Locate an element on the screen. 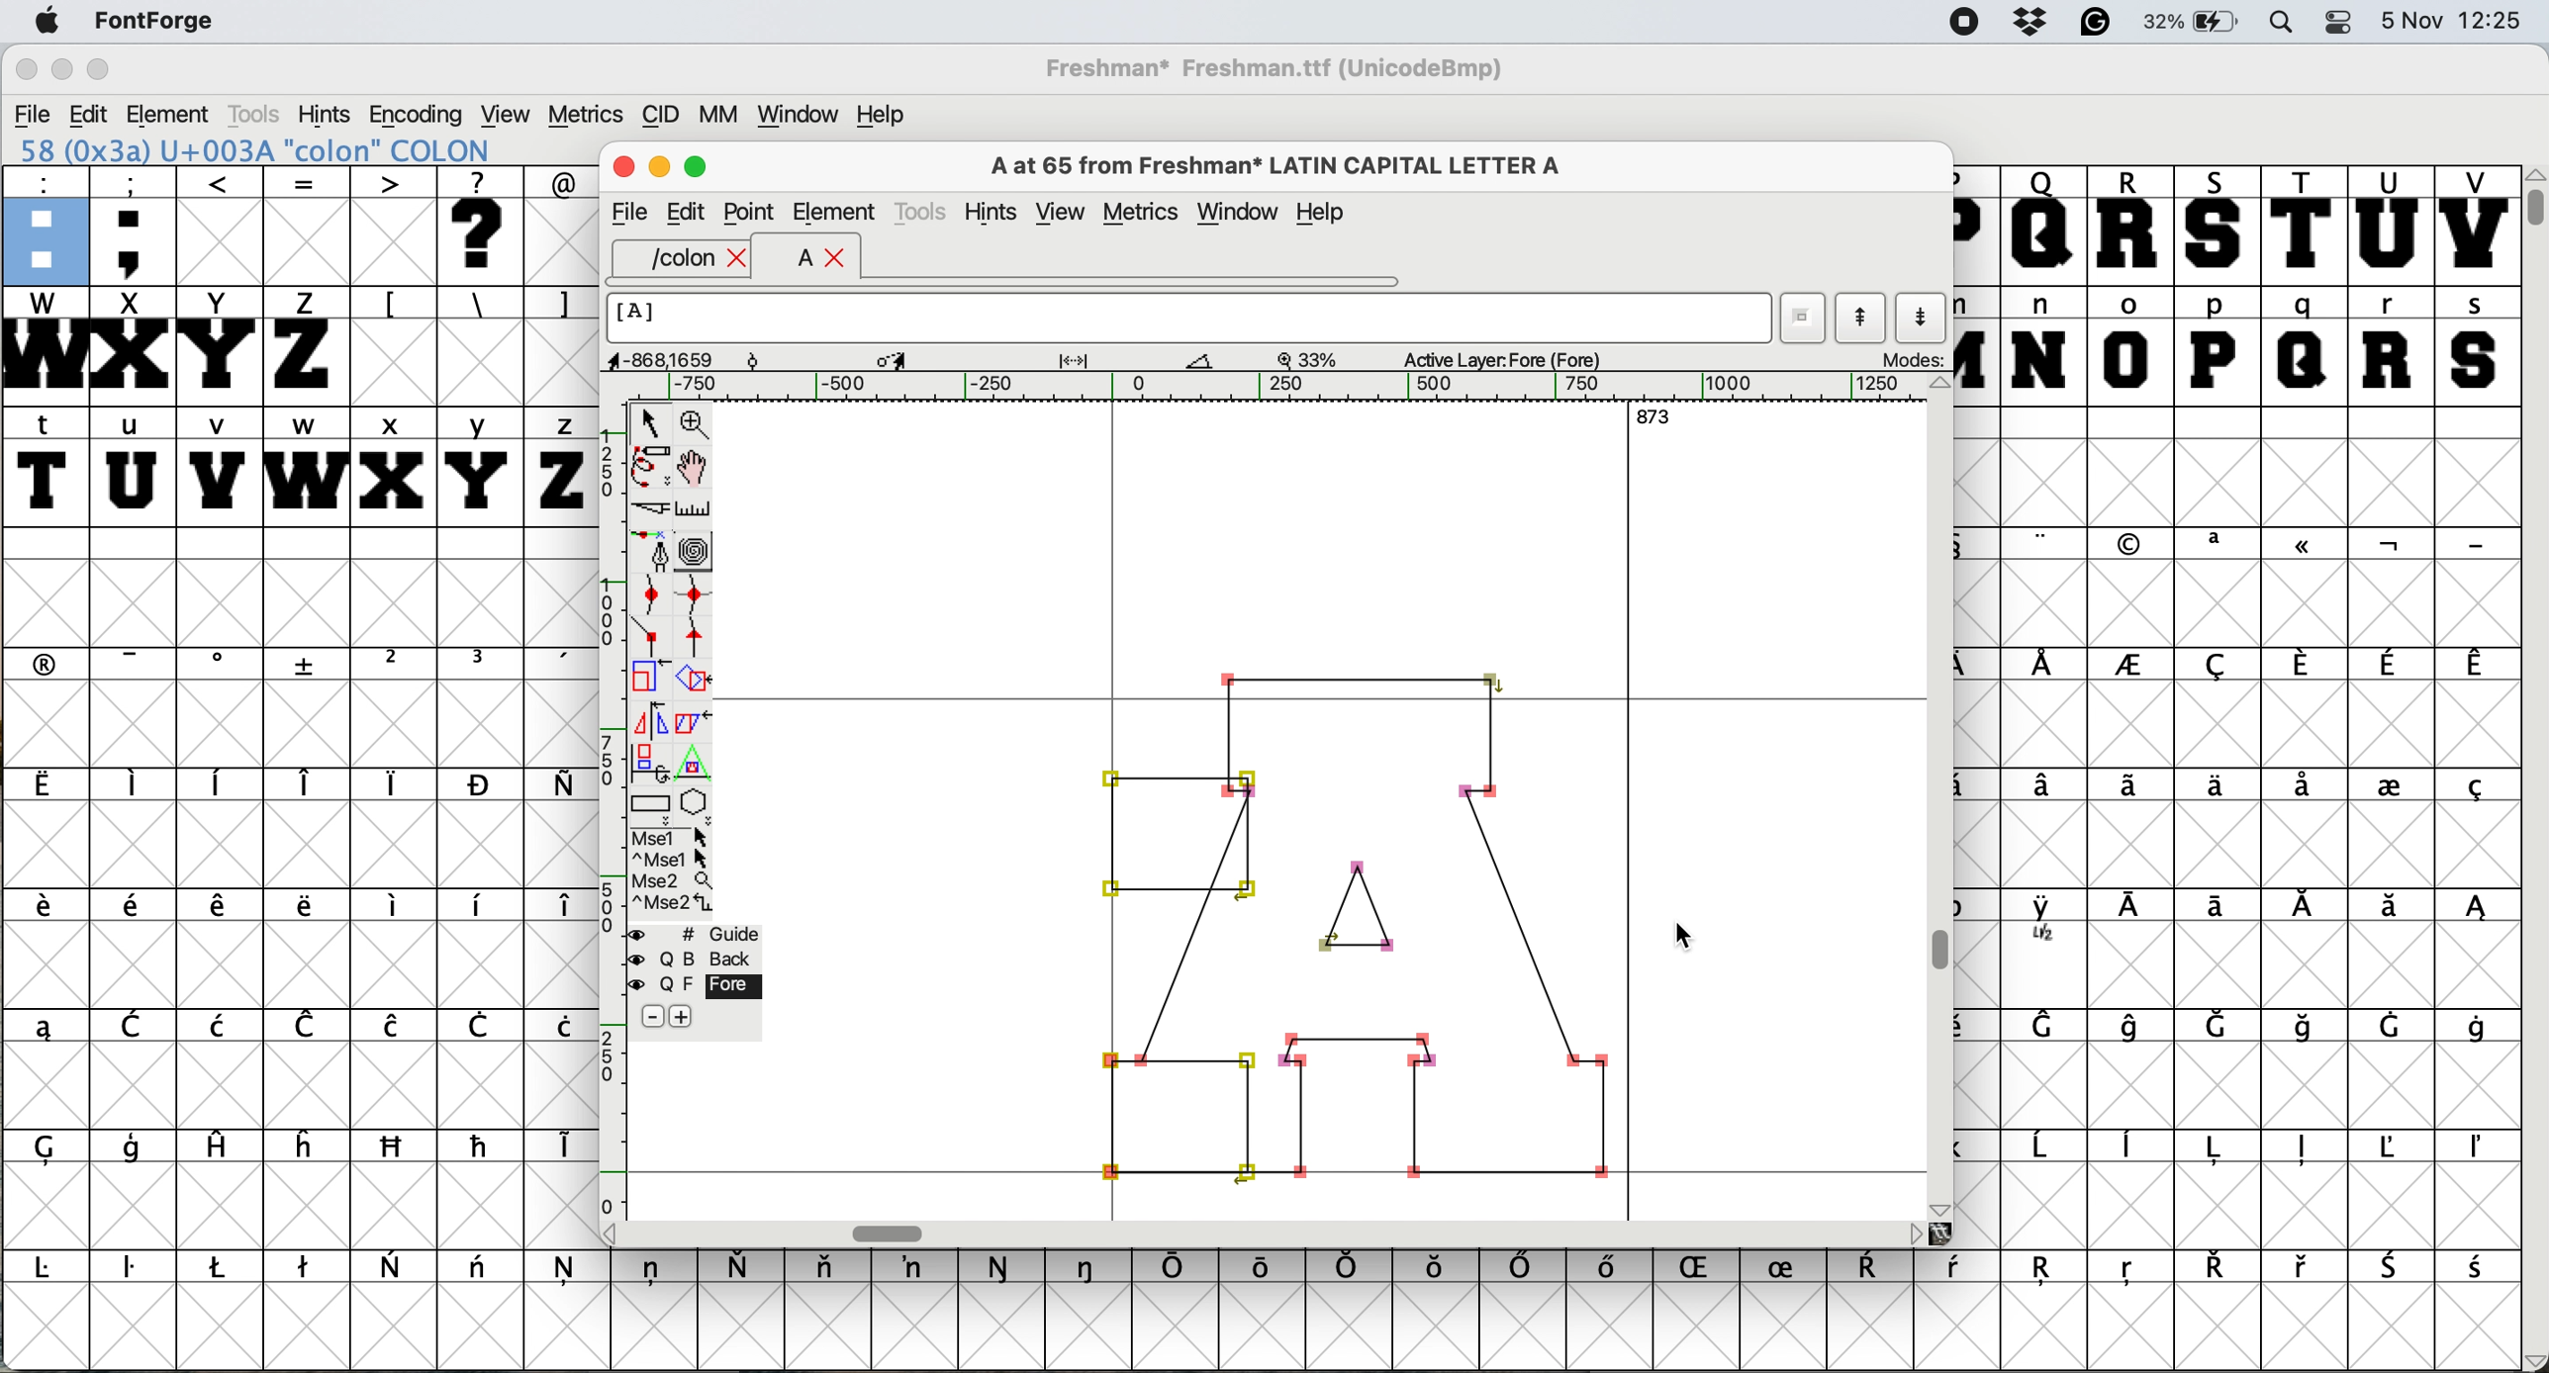  maximise is located at coordinates (697, 167).